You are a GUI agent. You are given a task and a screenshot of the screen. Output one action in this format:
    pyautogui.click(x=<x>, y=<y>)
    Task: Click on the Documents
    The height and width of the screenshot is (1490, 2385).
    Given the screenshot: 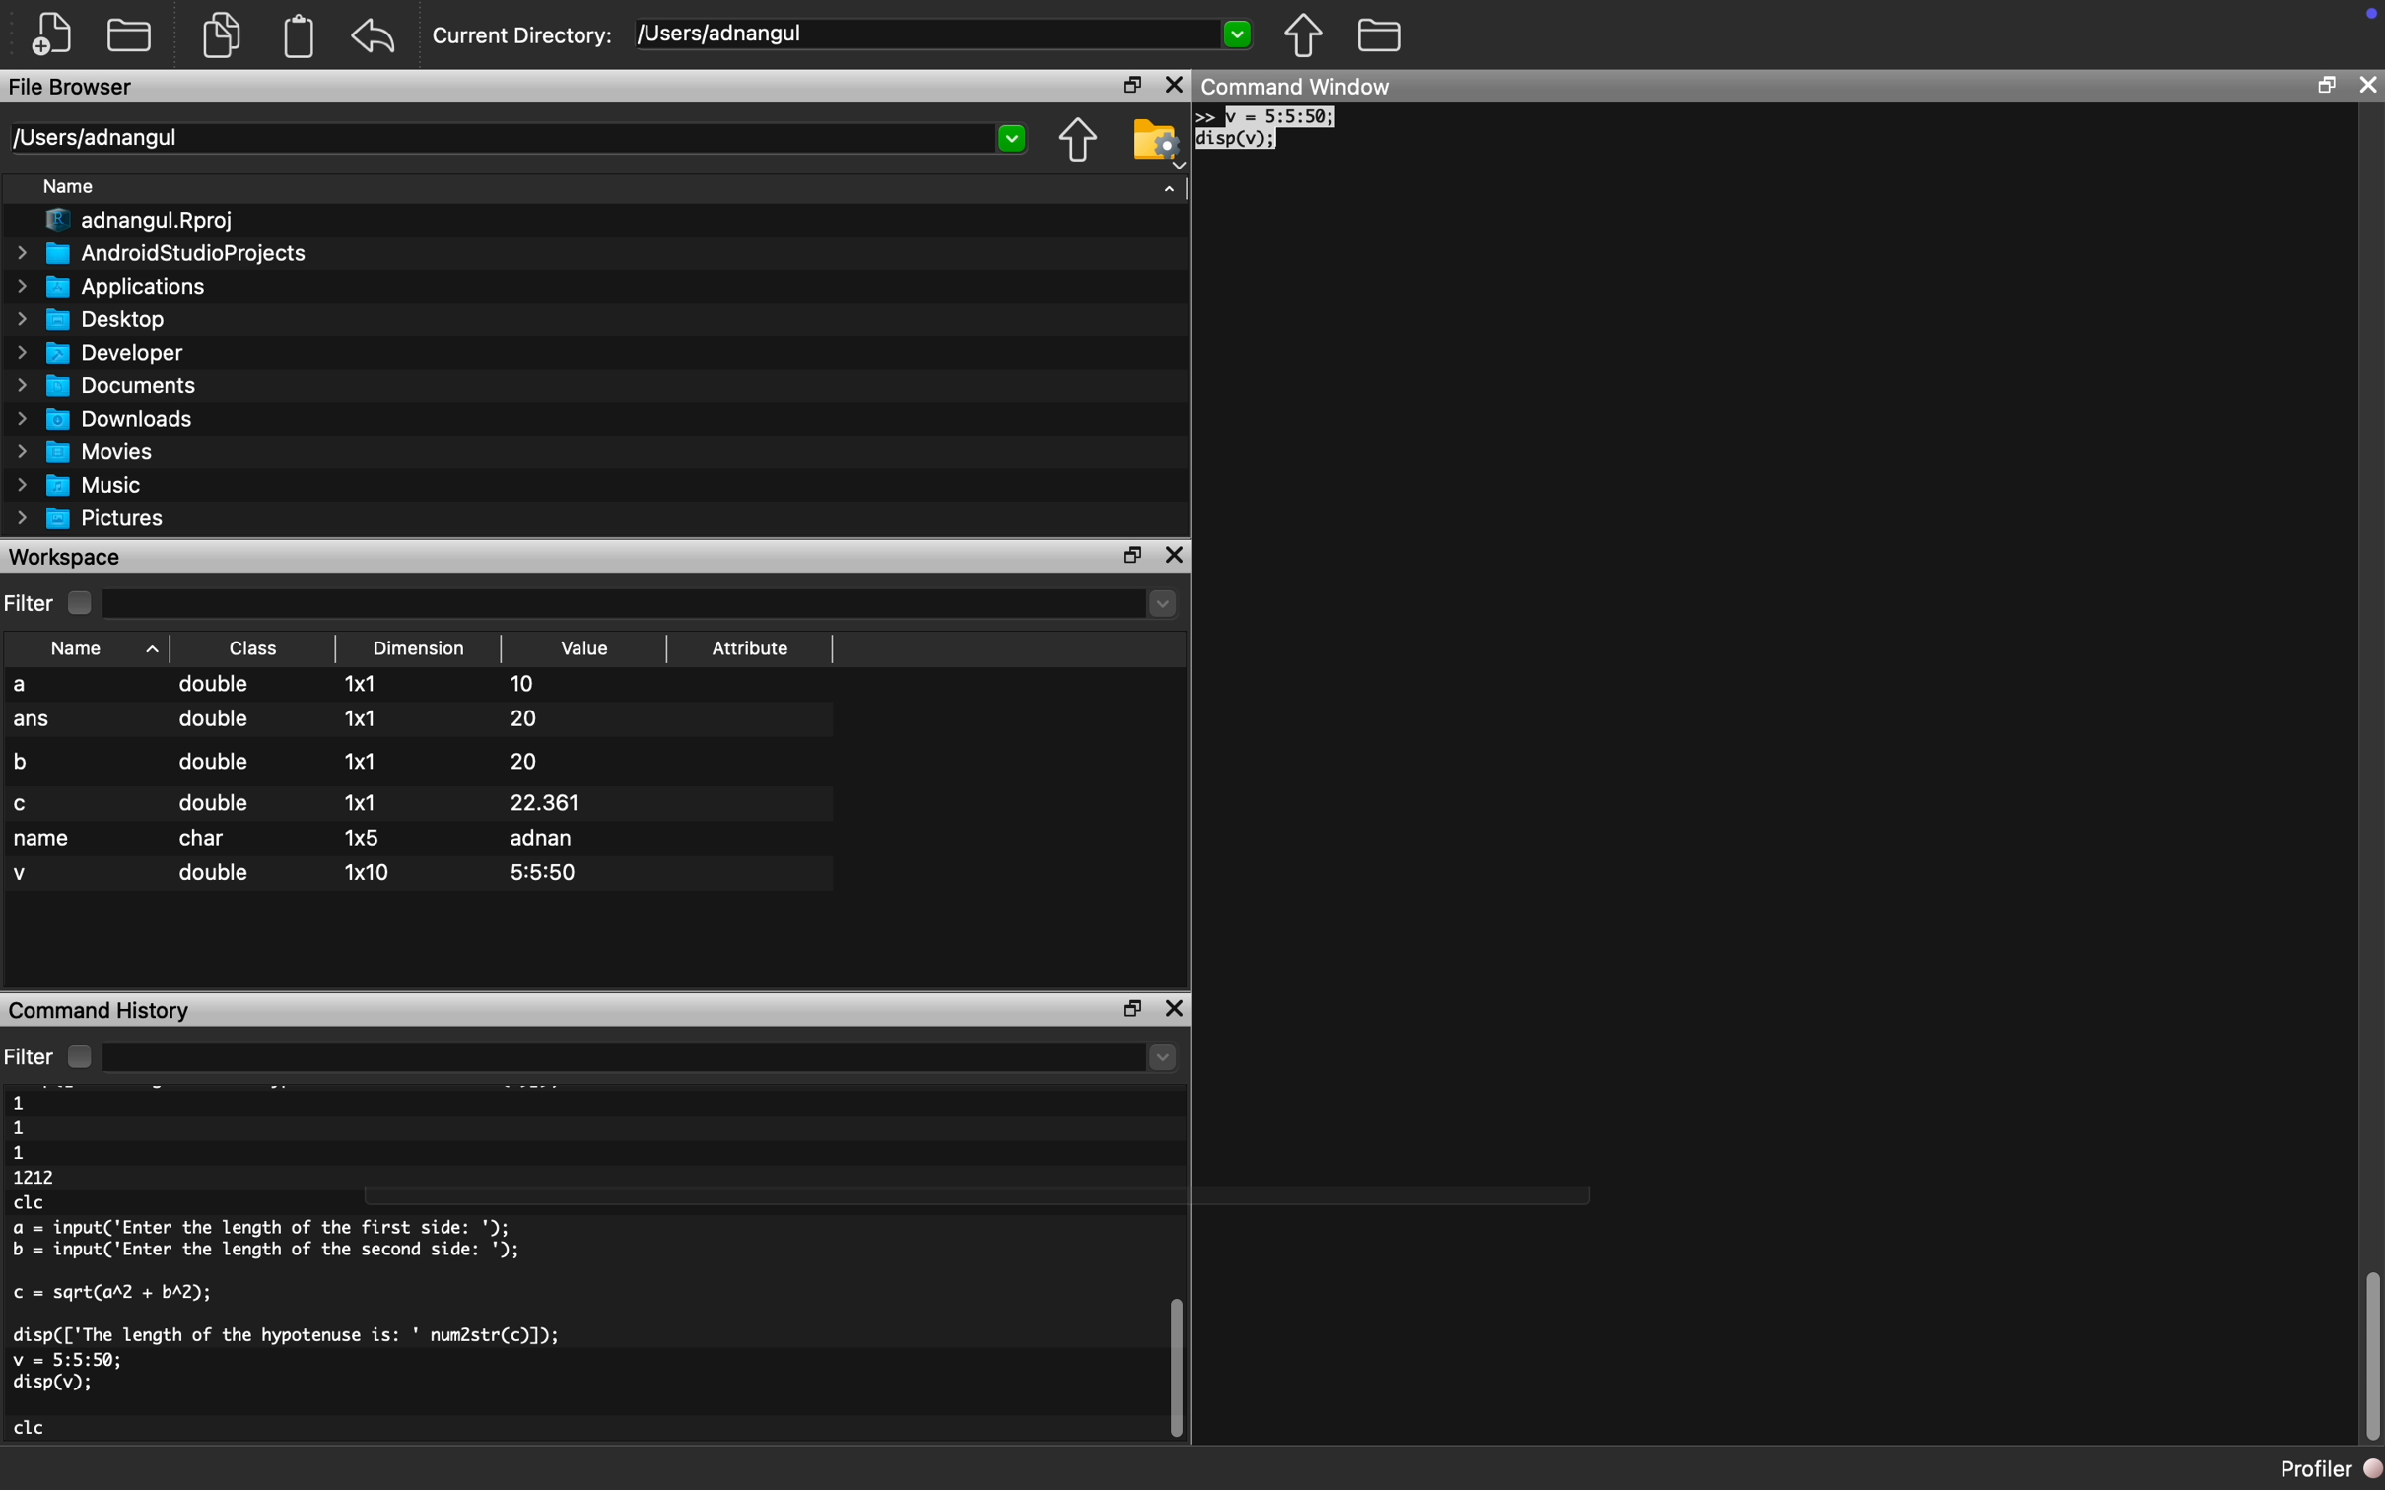 What is the action you would take?
    pyautogui.click(x=99, y=385)
    